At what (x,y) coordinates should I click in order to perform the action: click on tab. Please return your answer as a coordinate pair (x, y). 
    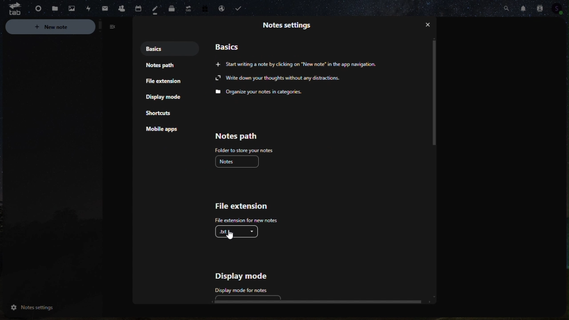
    Looking at the image, I should click on (12, 9).